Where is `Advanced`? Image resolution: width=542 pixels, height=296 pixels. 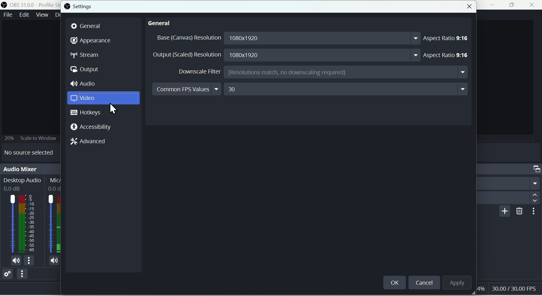
Advanced is located at coordinates (90, 141).